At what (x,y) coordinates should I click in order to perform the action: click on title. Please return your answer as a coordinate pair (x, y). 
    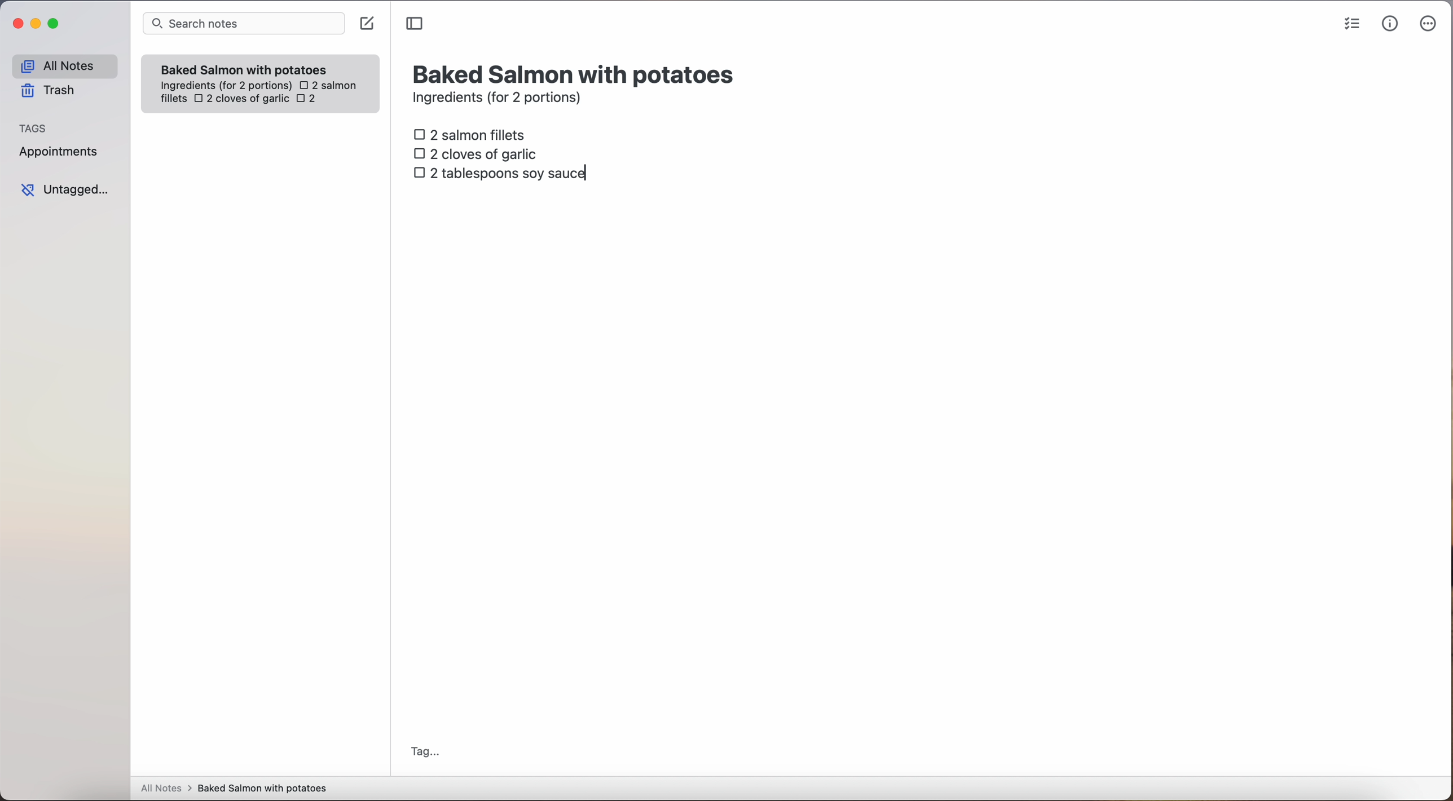
    Looking at the image, I should click on (576, 73).